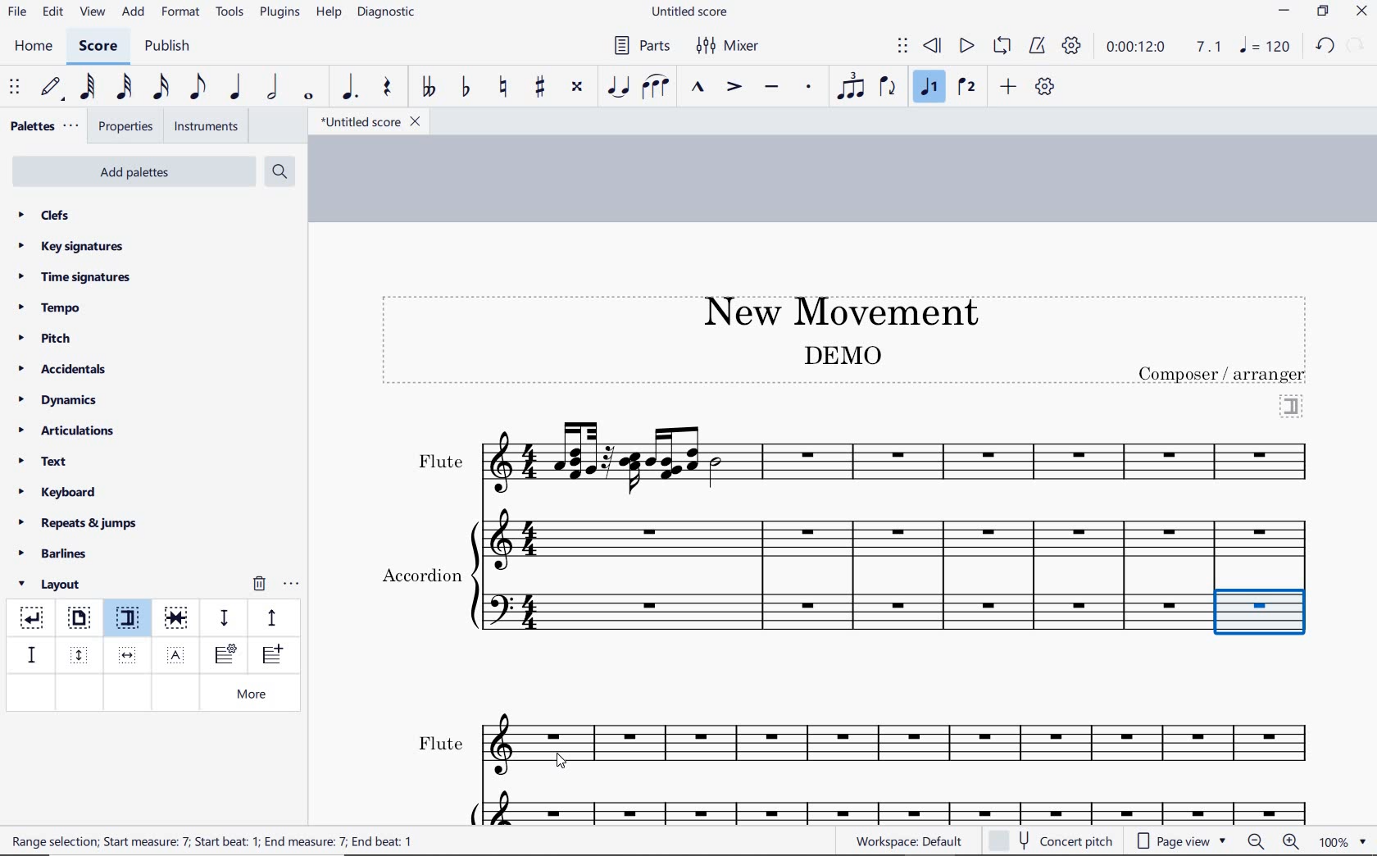 The height and width of the screenshot is (856, 1377). Describe the element at coordinates (1211, 48) in the screenshot. I see `Playback speed` at that location.